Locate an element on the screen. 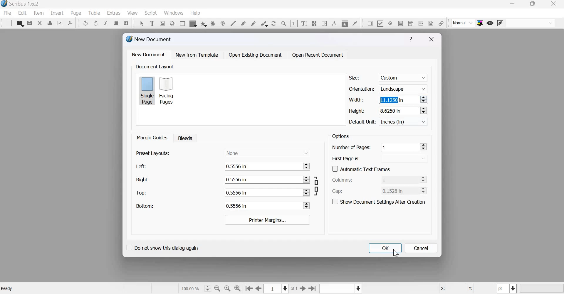 This screenshot has width=564, height=294. item is located at coordinates (38, 13).